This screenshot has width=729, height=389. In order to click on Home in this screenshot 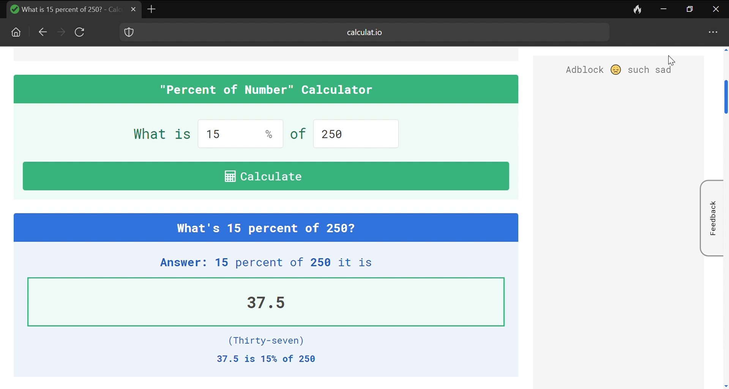, I will do `click(17, 32)`.